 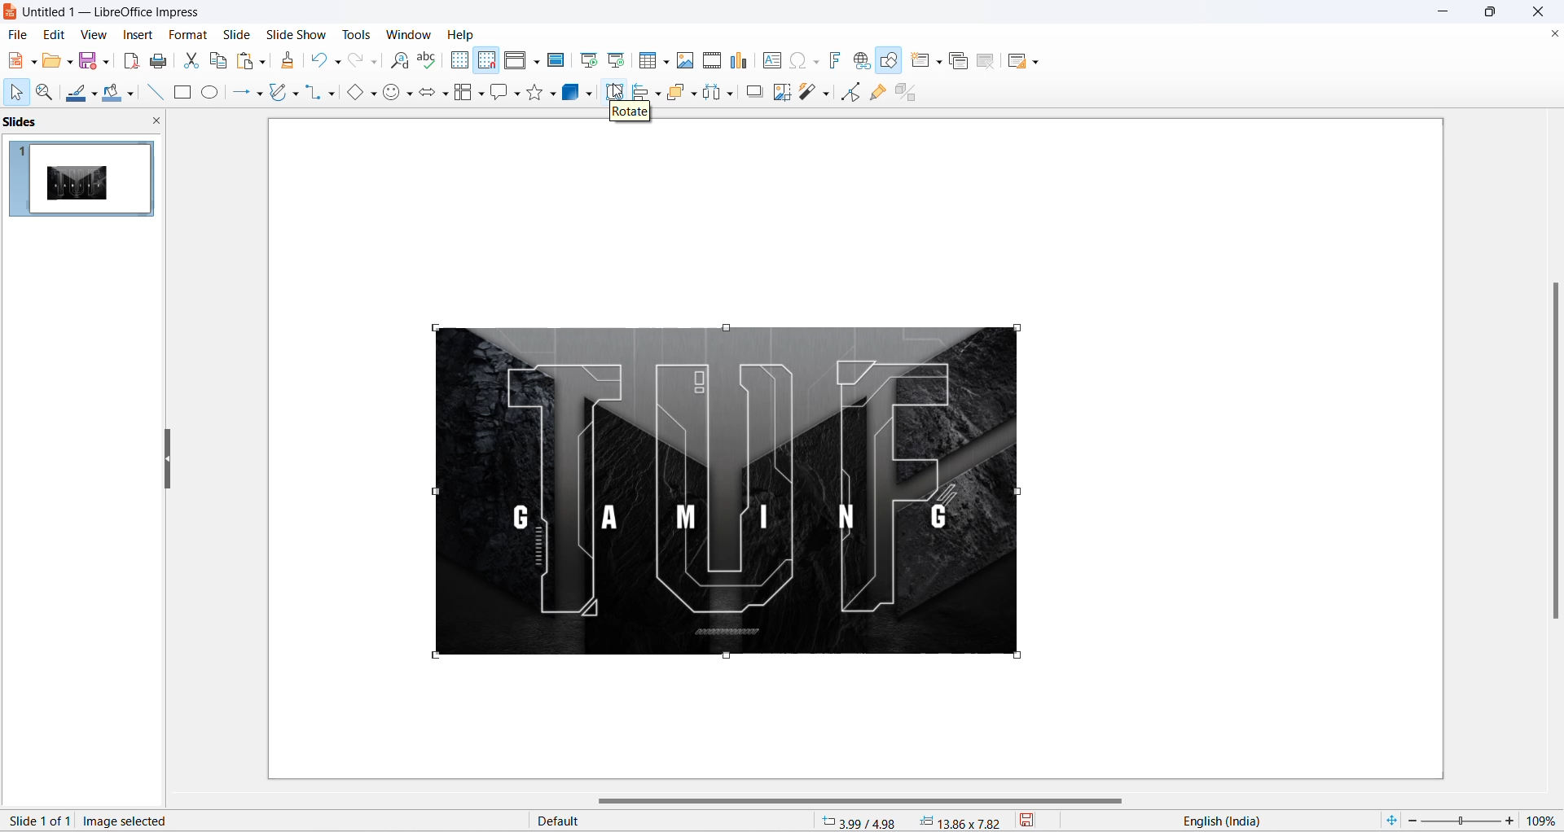 What do you see at coordinates (130, 95) in the screenshot?
I see `fill color options` at bounding box center [130, 95].